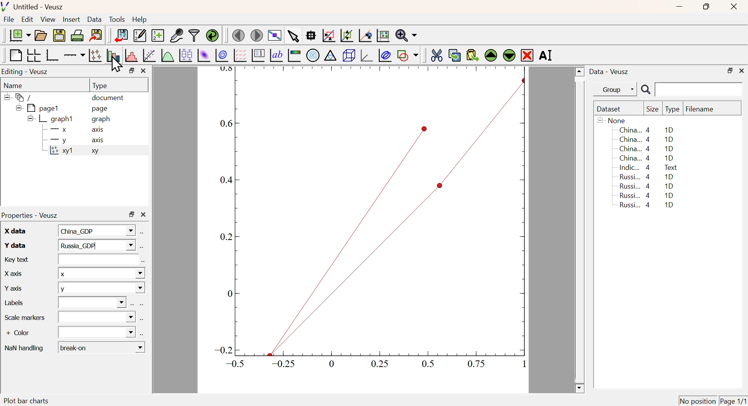  What do you see at coordinates (203, 56) in the screenshot?
I see `Plot 2D set as image` at bounding box center [203, 56].